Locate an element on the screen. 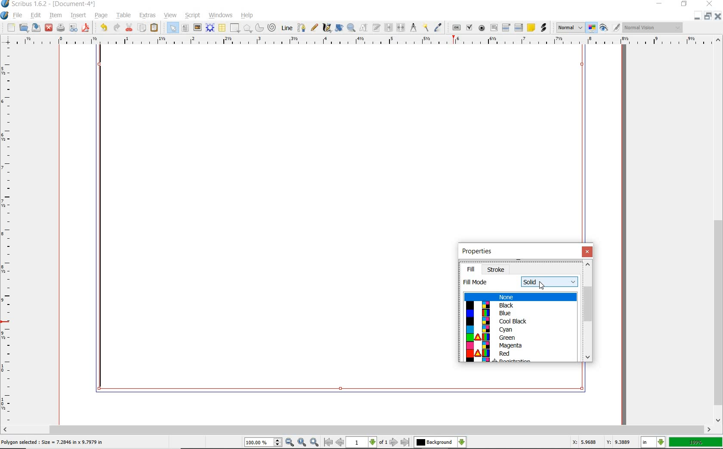 This screenshot has width=723, height=449. 1 is located at coordinates (362, 443).